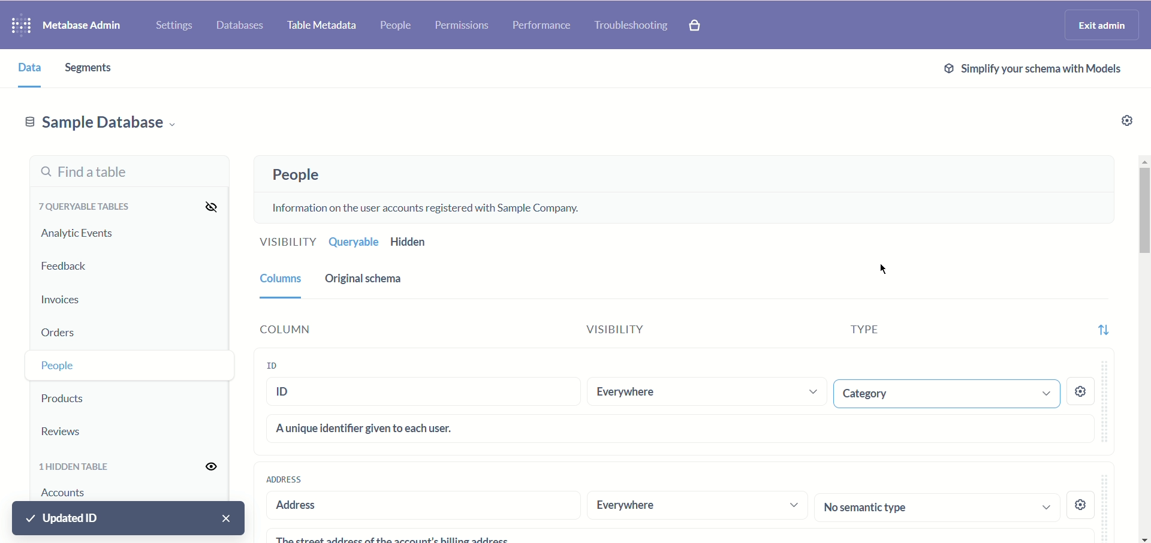 The height and width of the screenshot is (543, 1151). What do you see at coordinates (130, 519) in the screenshot?
I see `Updated ID` at bounding box center [130, 519].